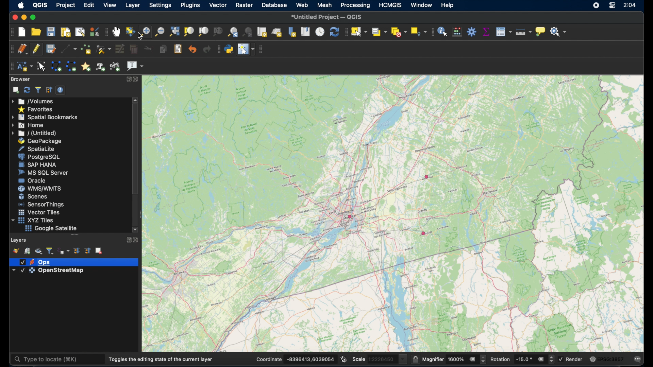 The width and height of the screenshot is (653, 367). What do you see at coordinates (38, 251) in the screenshot?
I see `manage map themes` at bounding box center [38, 251].